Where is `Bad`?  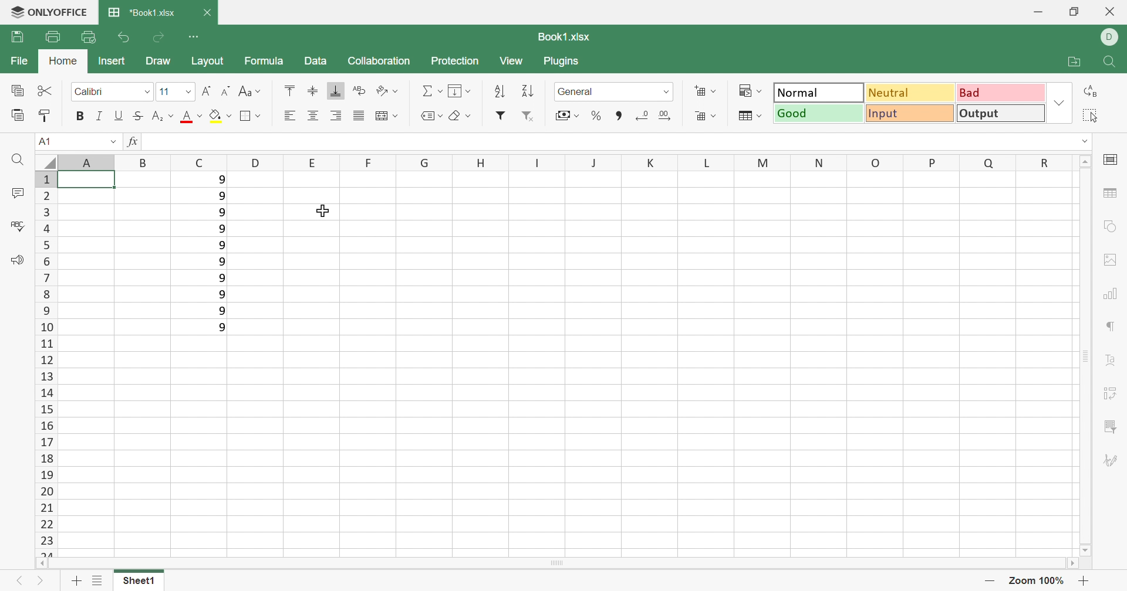 Bad is located at coordinates (998, 93).